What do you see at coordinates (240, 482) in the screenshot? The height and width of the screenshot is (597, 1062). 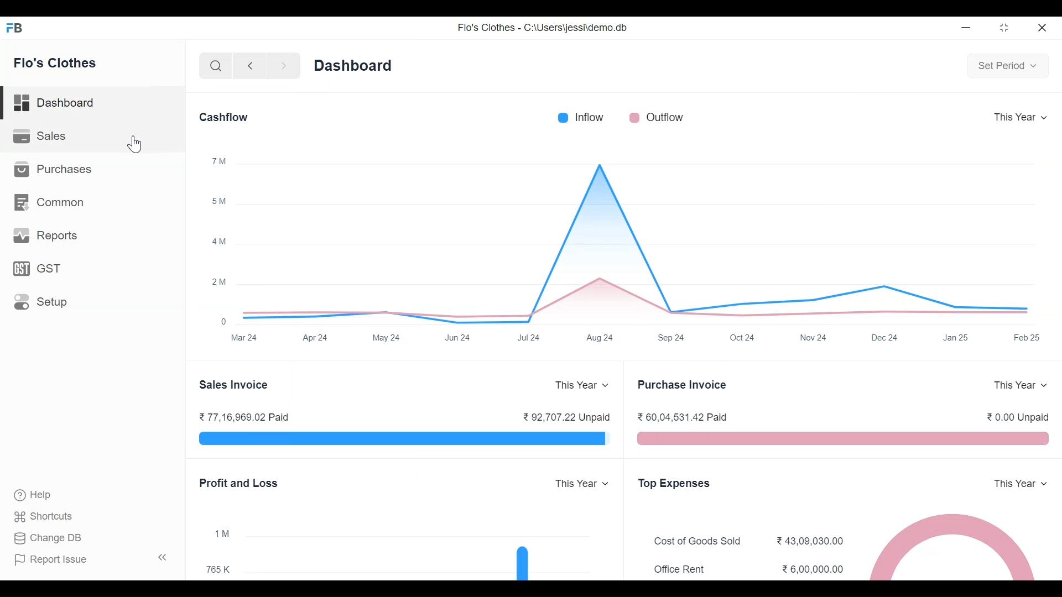 I see `Profit and Loss` at bounding box center [240, 482].